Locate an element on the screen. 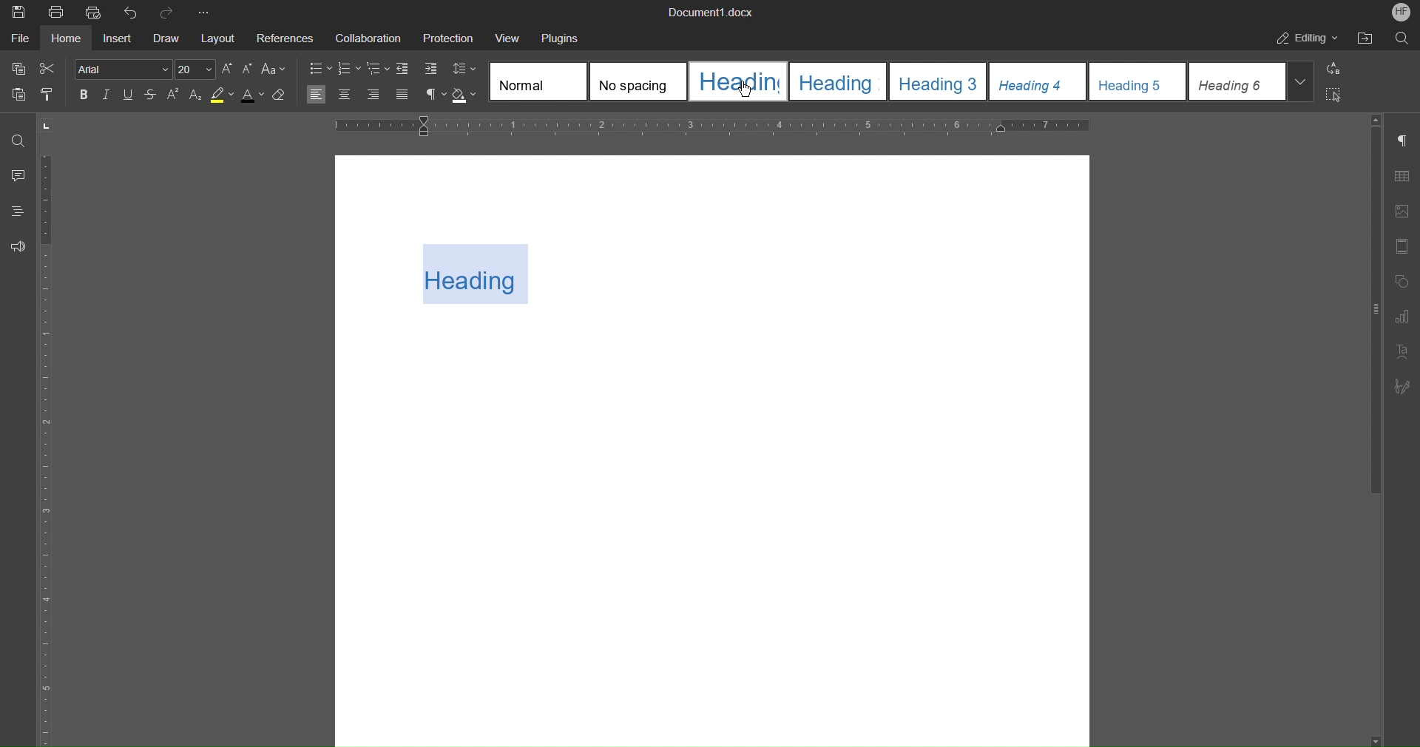 This screenshot has width=1420, height=747. References is located at coordinates (283, 38).